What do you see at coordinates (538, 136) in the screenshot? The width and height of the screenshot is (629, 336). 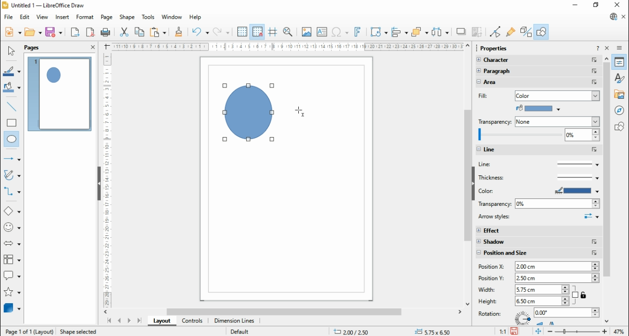 I see `zoom` at bounding box center [538, 136].